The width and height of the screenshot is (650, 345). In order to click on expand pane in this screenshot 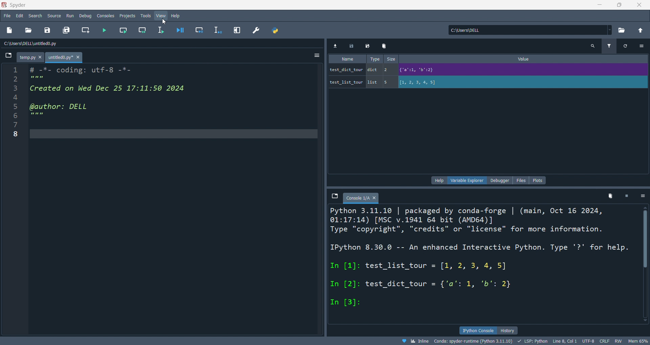, I will do `click(238, 29)`.